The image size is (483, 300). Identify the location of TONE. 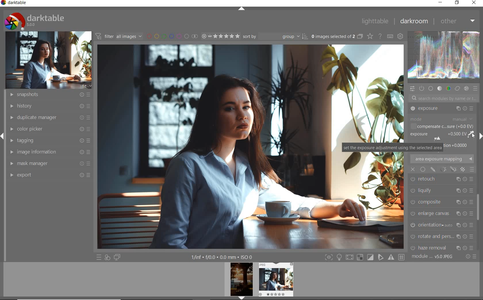
(440, 89).